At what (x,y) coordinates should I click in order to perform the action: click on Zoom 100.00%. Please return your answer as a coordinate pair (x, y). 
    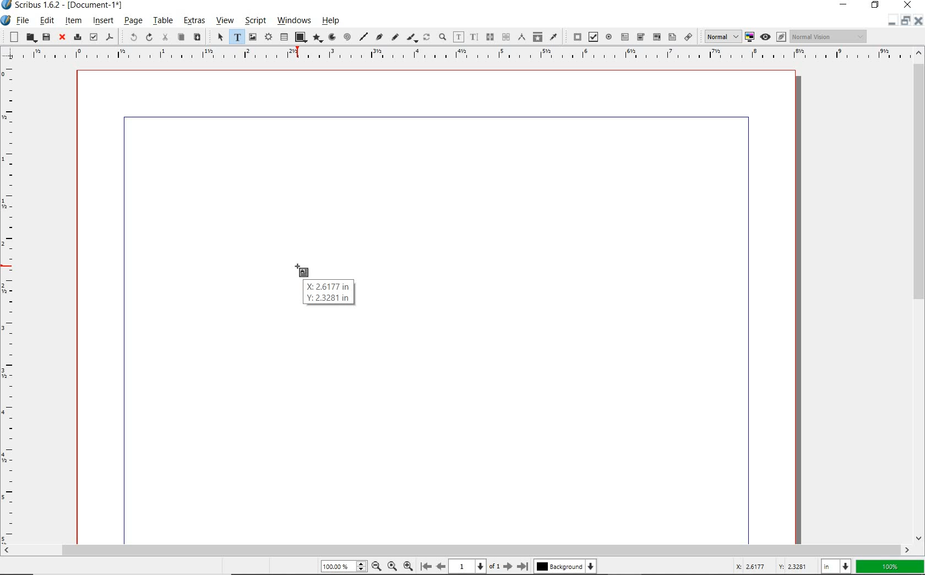
    Looking at the image, I should click on (344, 567).